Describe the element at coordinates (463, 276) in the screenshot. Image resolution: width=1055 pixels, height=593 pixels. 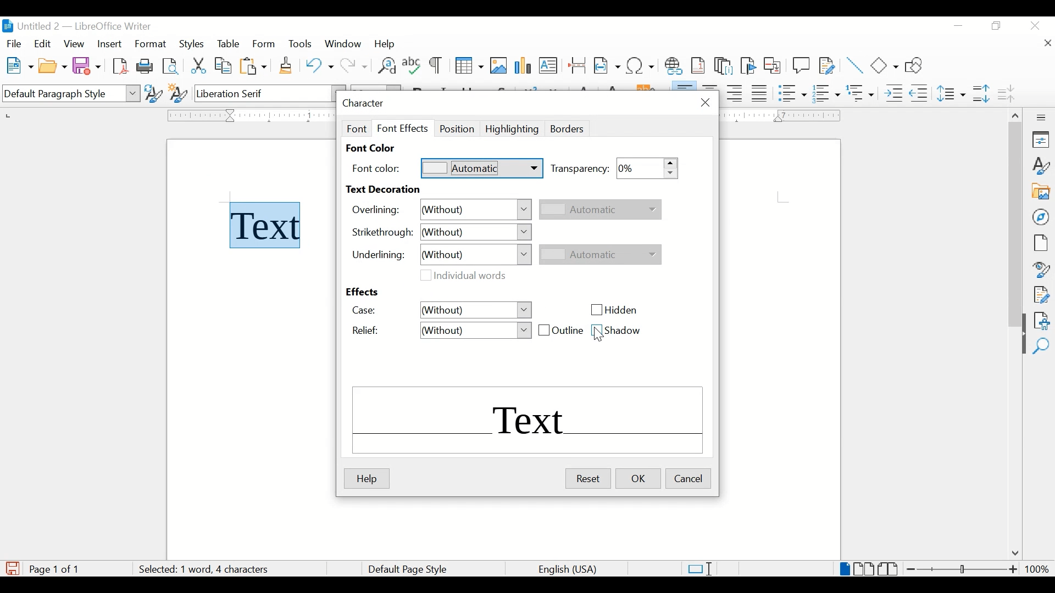
I see `individual words` at that location.